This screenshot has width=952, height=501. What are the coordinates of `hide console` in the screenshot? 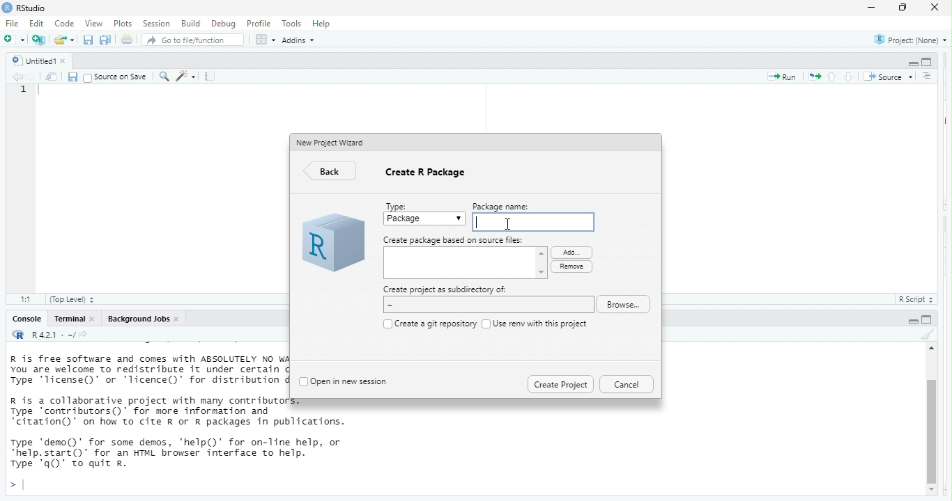 It's located at (928, 61).